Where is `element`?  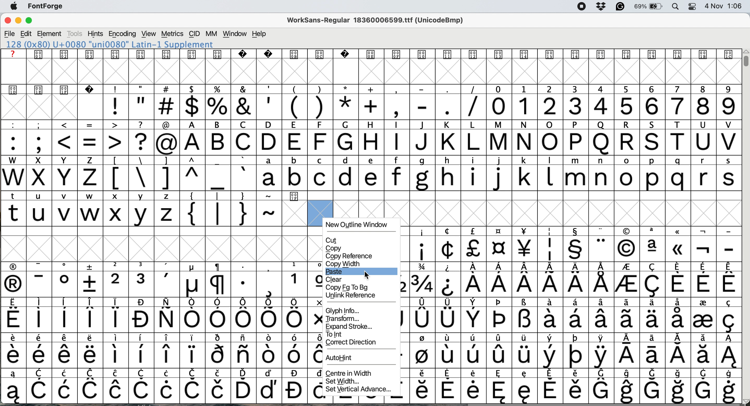 element is located at coordinates (51, 34).